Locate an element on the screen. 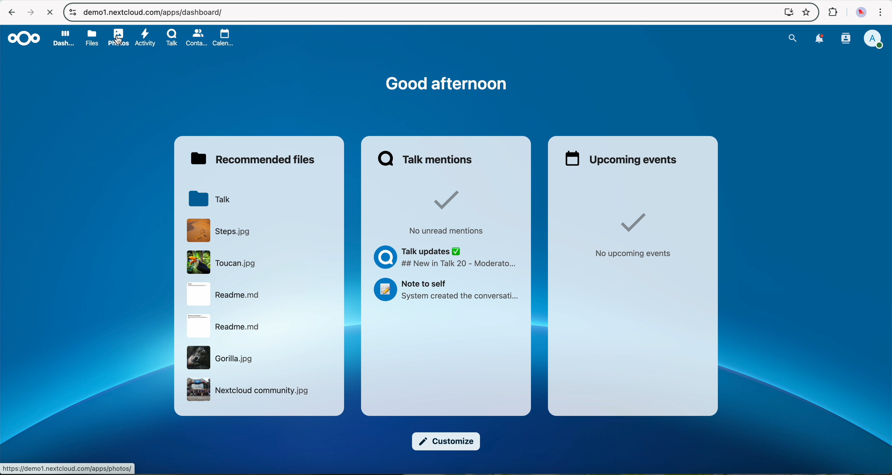 The width and height of the screenshot is (892, 475). Talk updates is located at coordinates (447, 258).